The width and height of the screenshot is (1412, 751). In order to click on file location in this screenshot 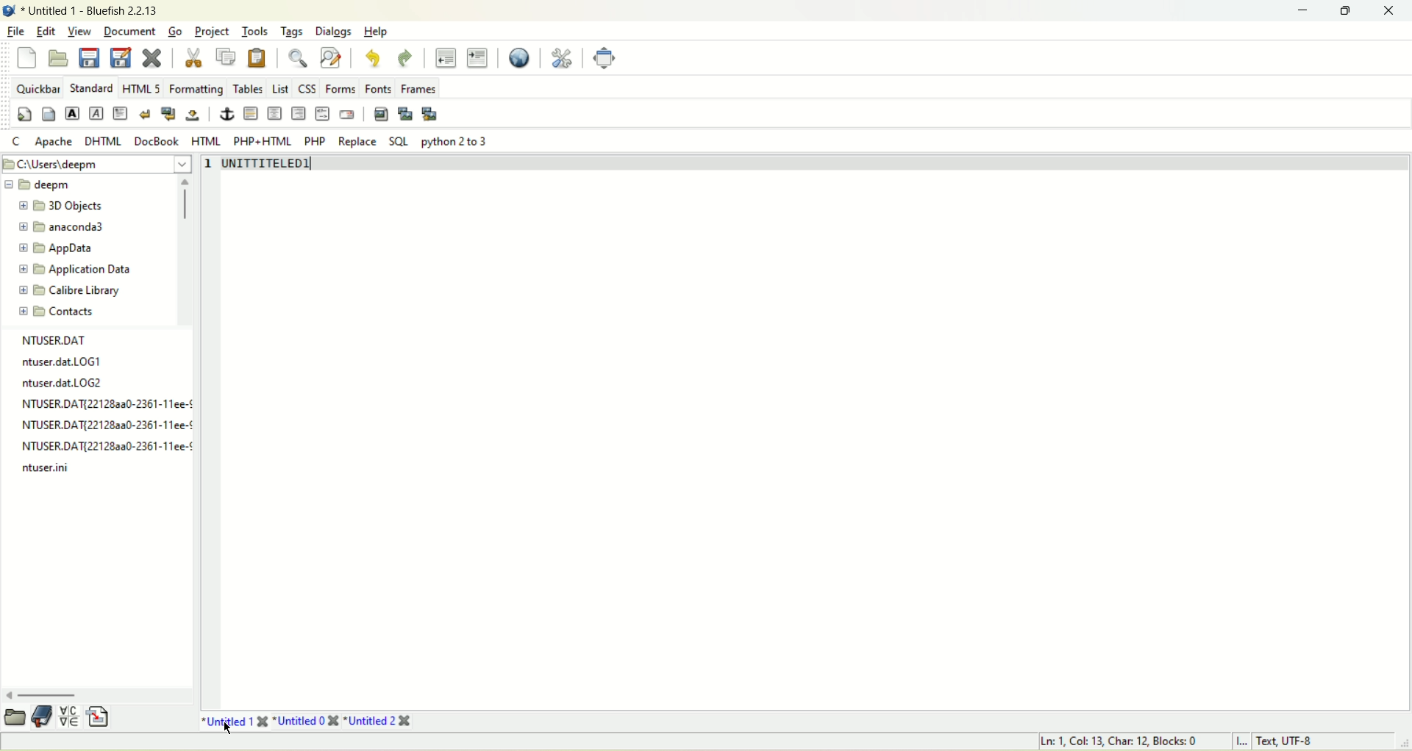, I will do `click(63, 164)`.